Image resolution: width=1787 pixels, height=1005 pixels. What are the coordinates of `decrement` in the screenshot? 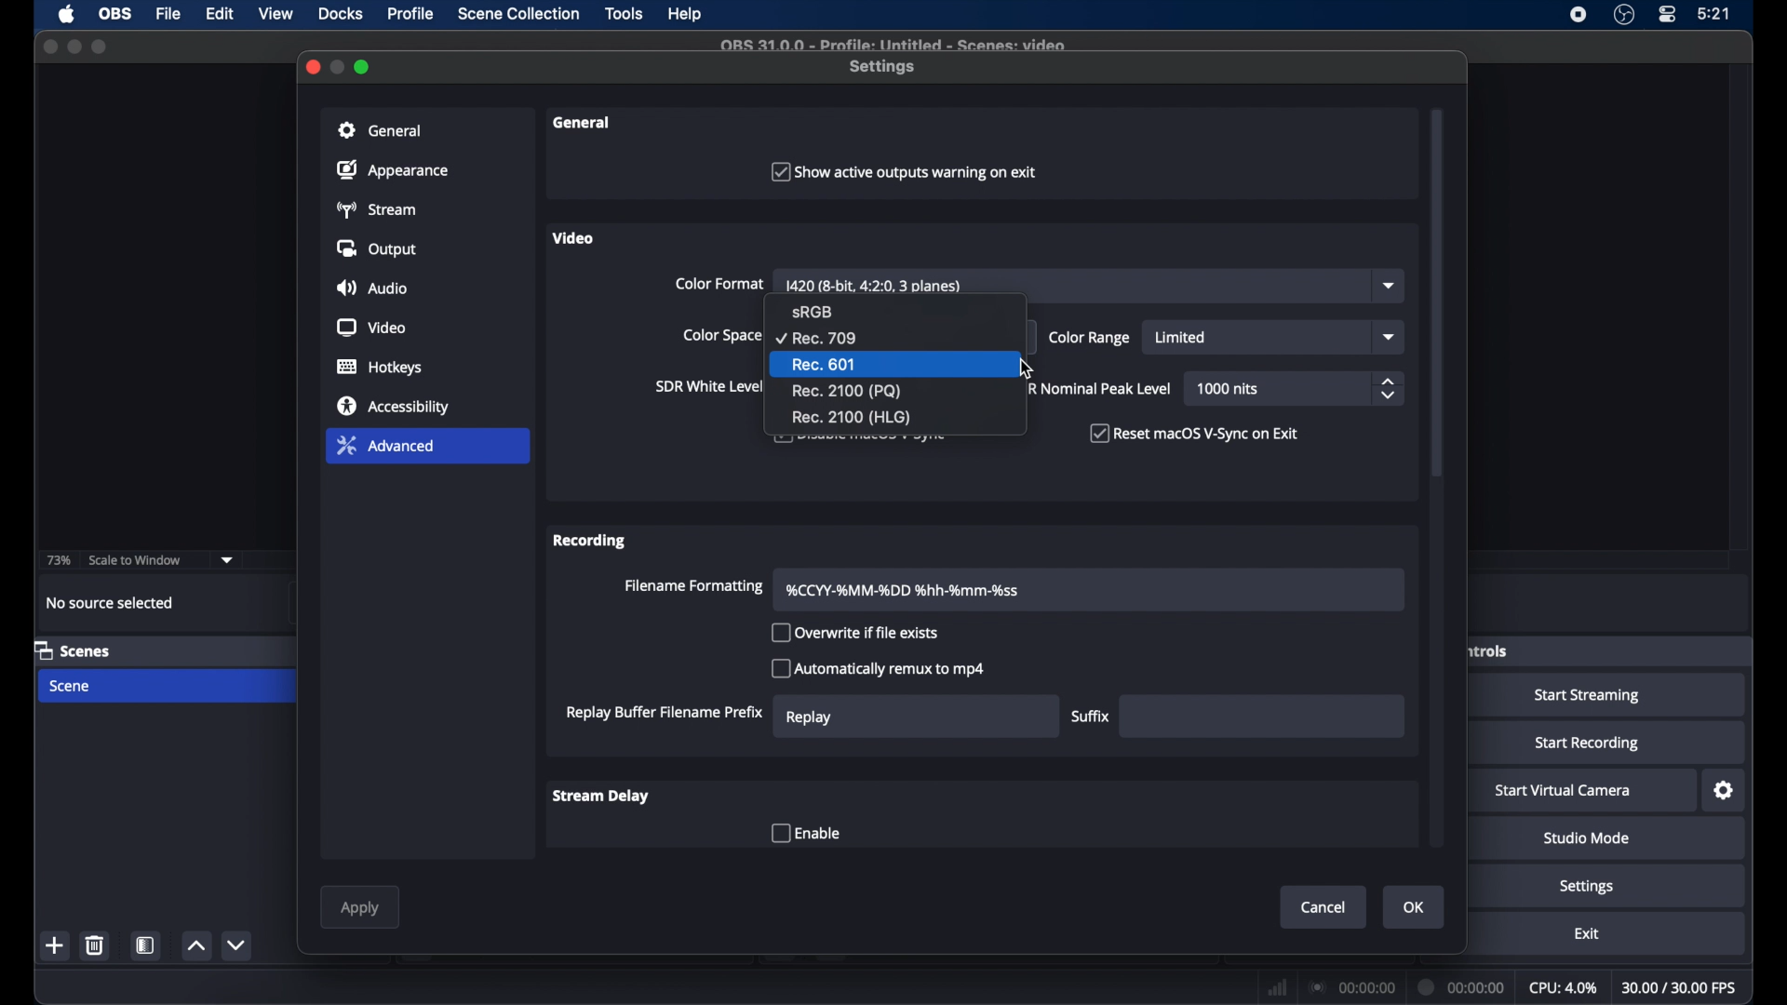 It's located at (239, 945).